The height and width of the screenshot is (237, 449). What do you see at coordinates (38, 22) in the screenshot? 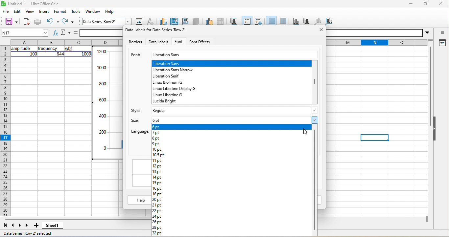
I see `print` at bounding box center [38, 22].